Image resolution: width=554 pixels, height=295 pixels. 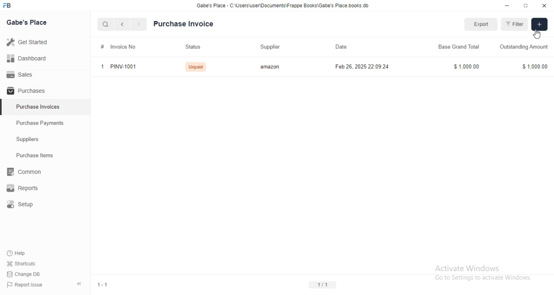 I want to click on Filter, so click(x=514, y=24).